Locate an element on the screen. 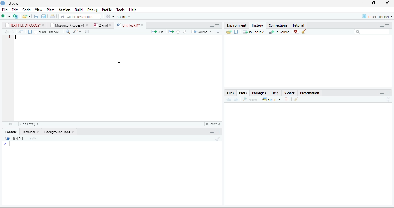 The height and width of the screenshot is (208, 394). Source is located at coordinates (202, 32).